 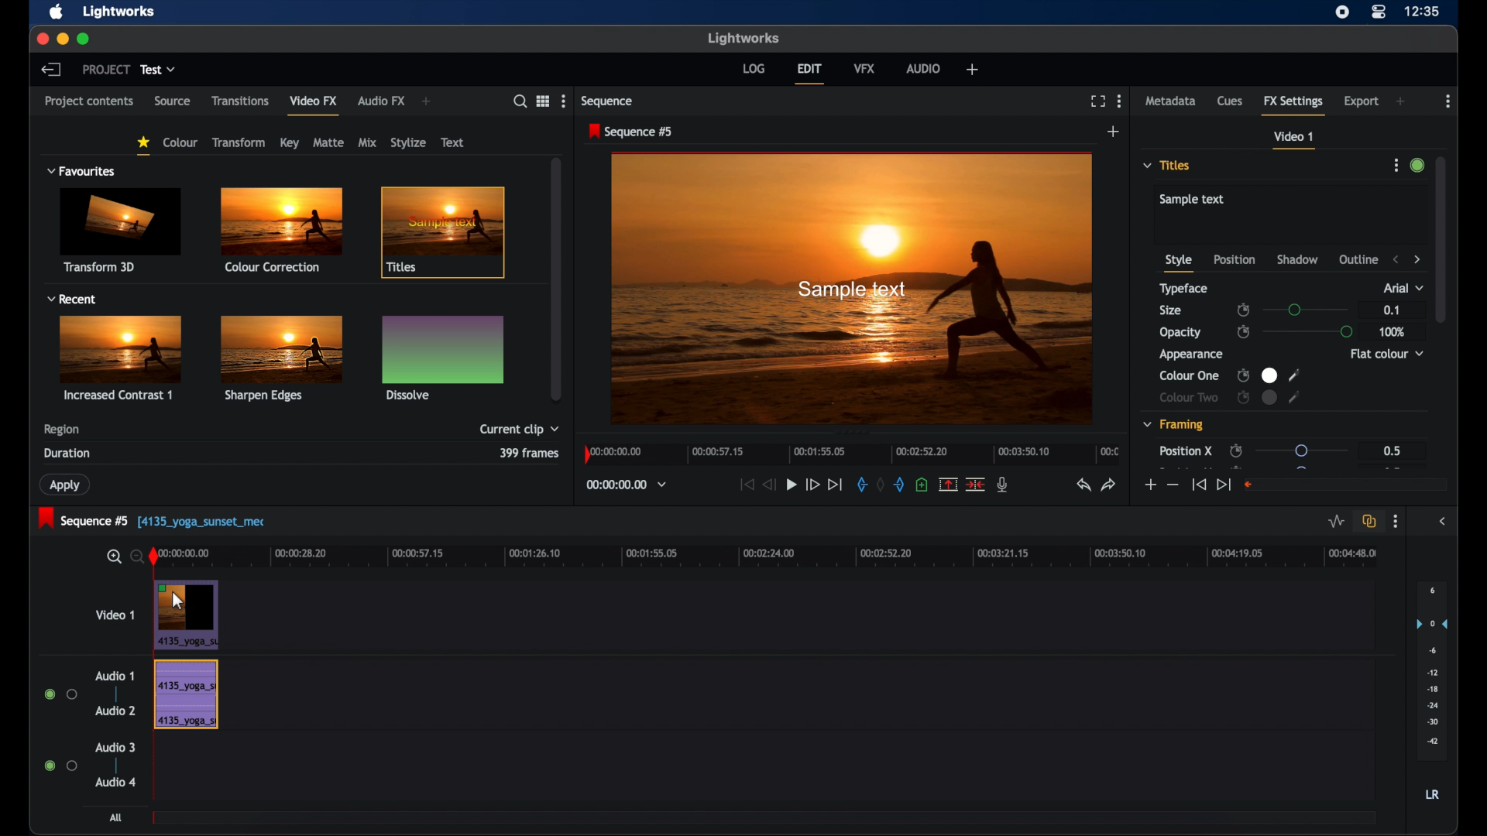 What do you see at coordinates (408, 142) in the screenshot?
I see `stylize` at bounding box center [408, 142].